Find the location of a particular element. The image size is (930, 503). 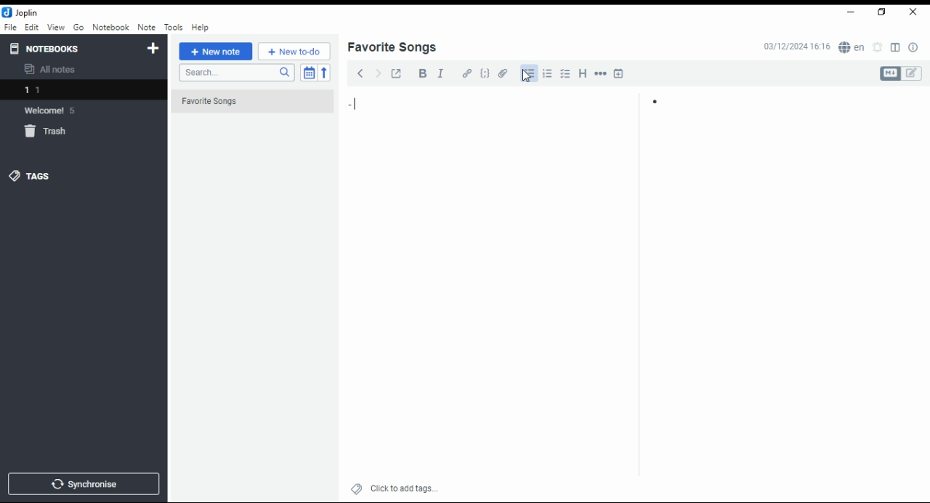

click to add tags is located at coordinates (404, 486).